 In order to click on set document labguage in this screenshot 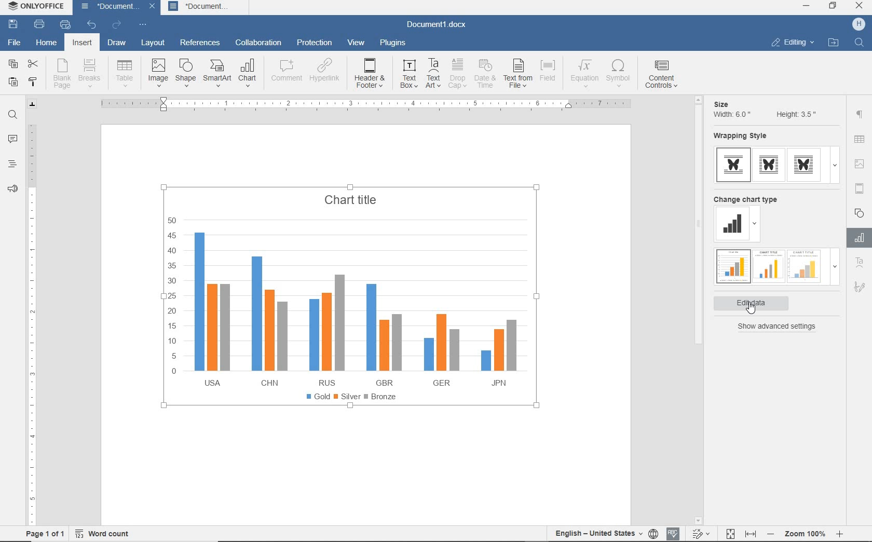, I will do `click(654, 534)`.